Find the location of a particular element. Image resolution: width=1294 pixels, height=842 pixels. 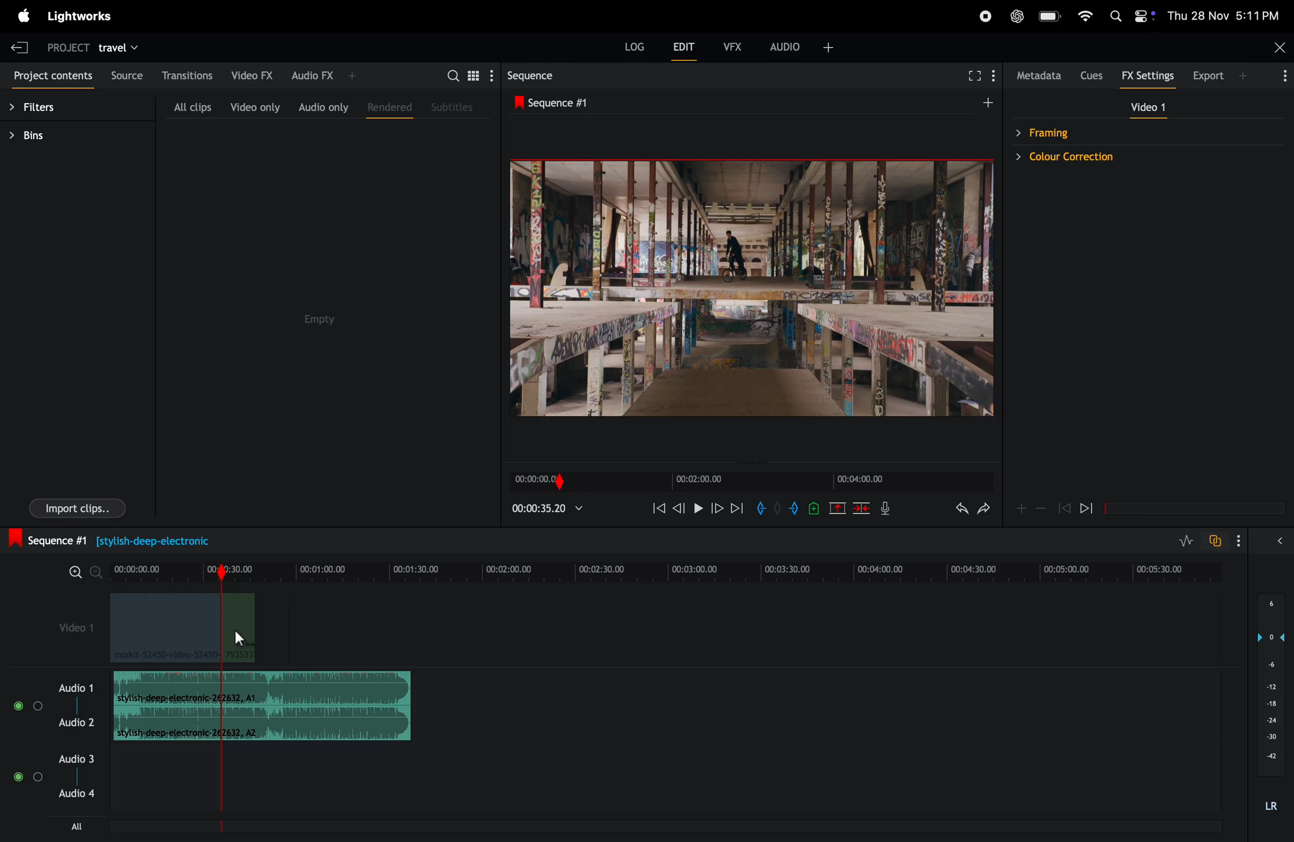

options is located at coordinates (1278, 75).